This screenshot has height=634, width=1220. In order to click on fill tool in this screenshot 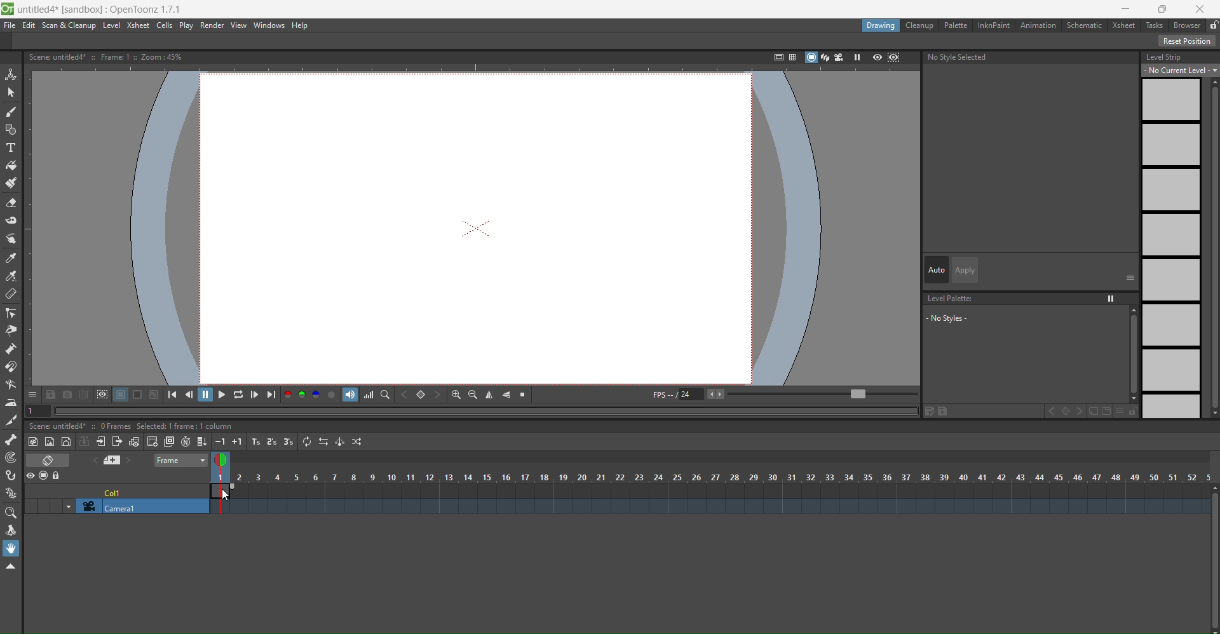, I will do `click(11, 166)`.